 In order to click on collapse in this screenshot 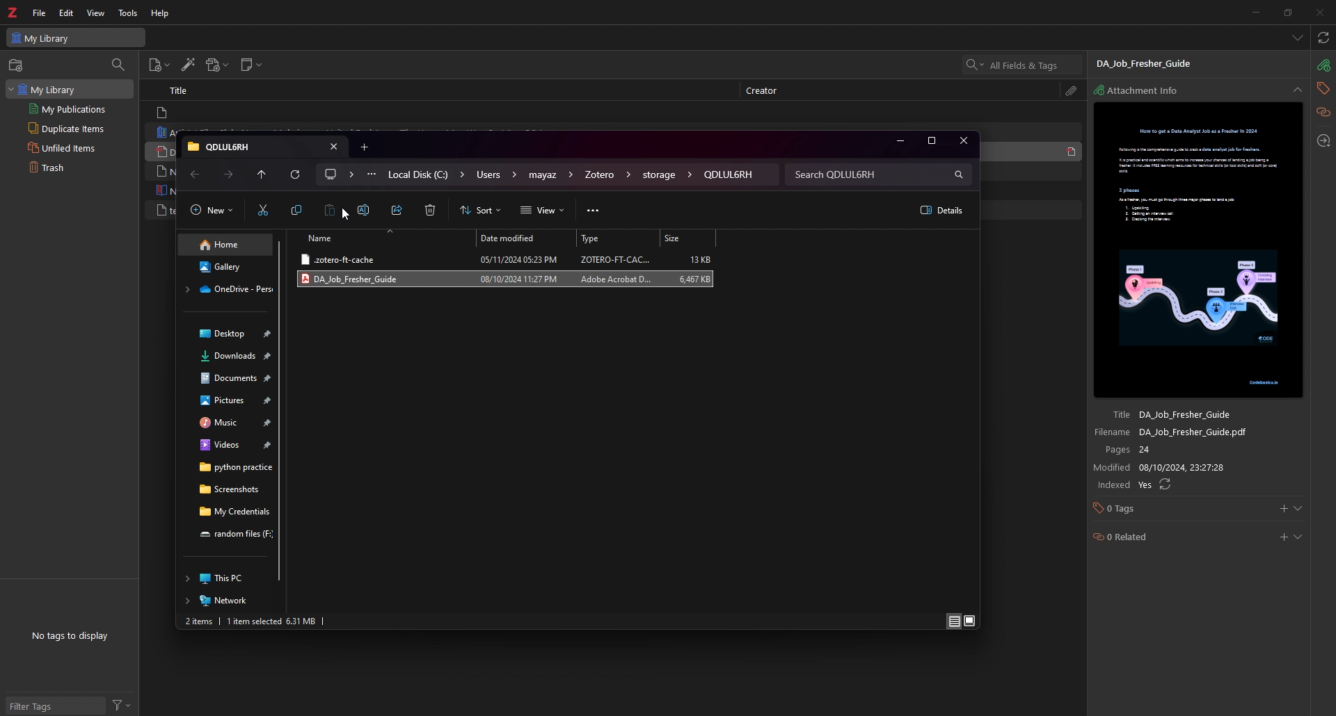, I will do `click(1297, 91)`.